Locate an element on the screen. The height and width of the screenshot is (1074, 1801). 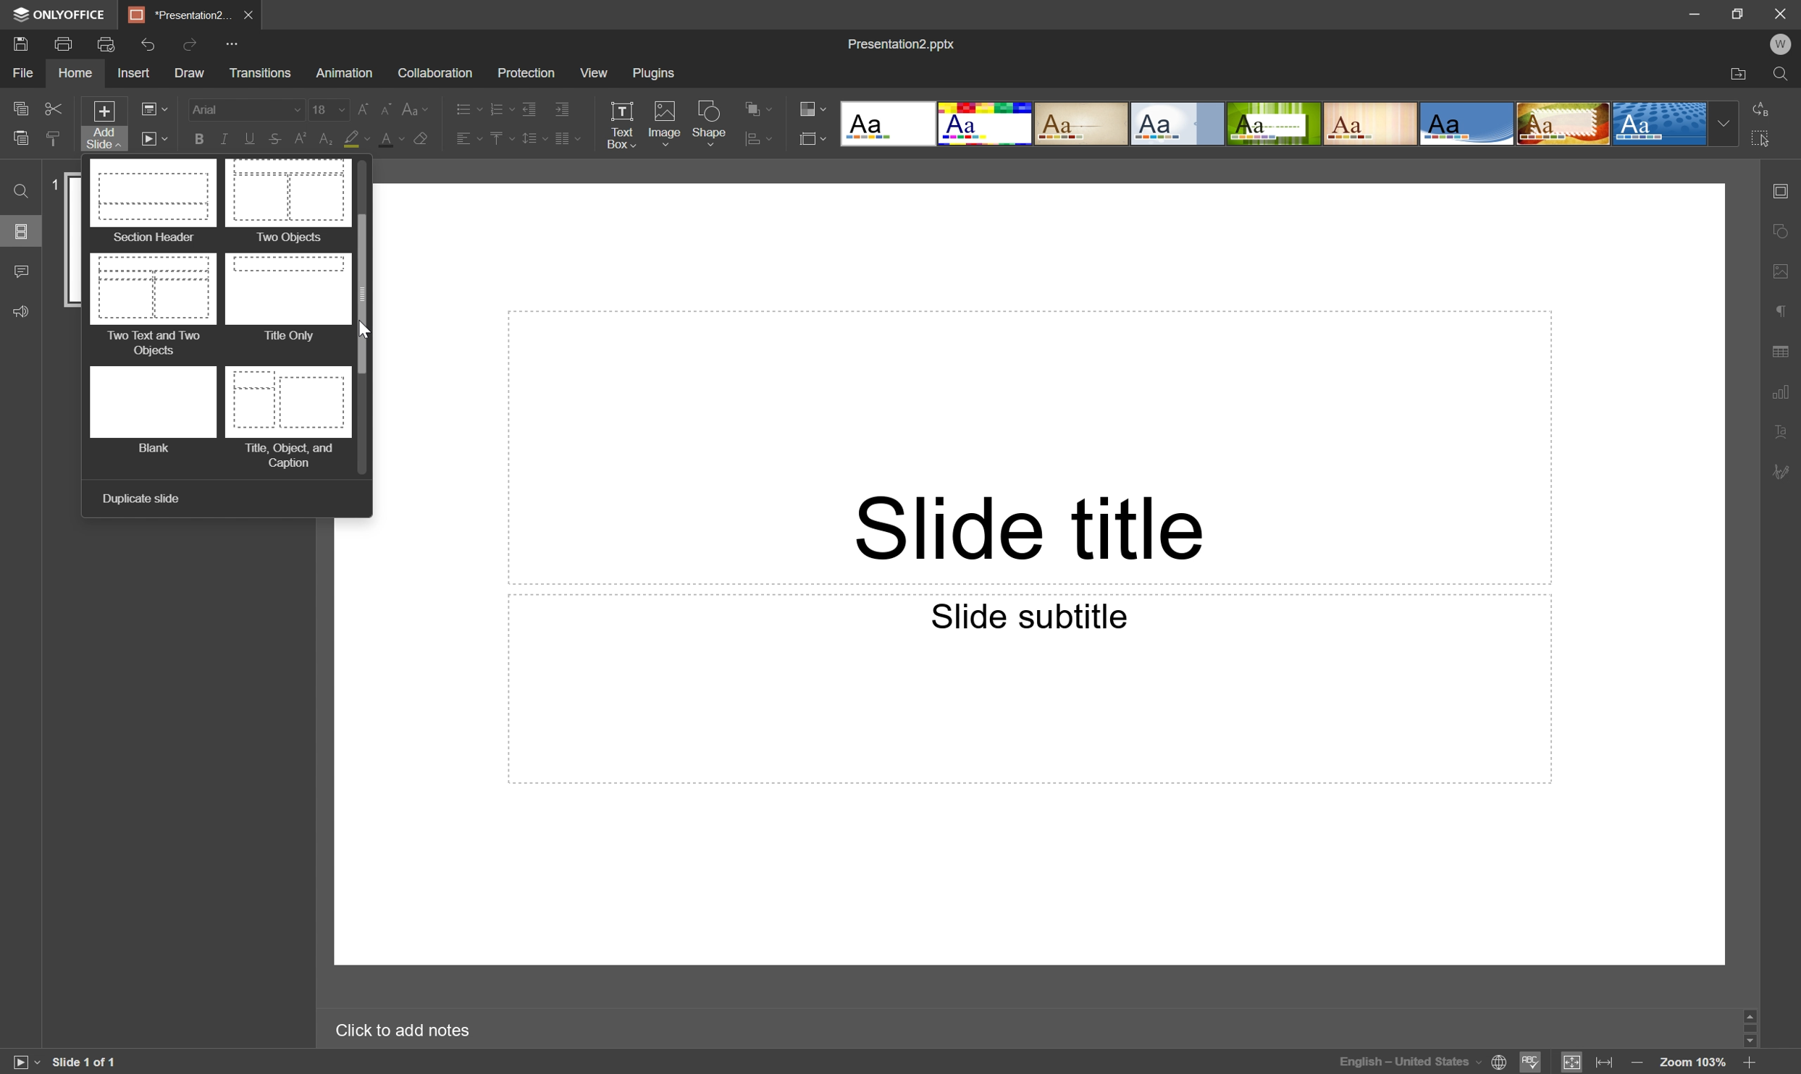
W is located at coordinates (1779, 41).